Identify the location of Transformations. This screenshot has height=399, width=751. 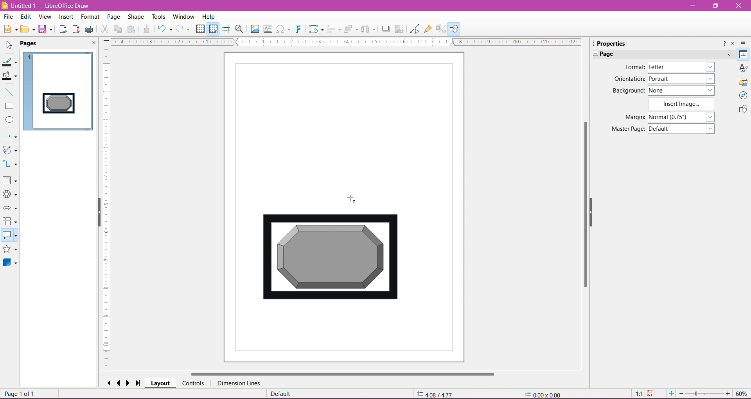
(316, 30).